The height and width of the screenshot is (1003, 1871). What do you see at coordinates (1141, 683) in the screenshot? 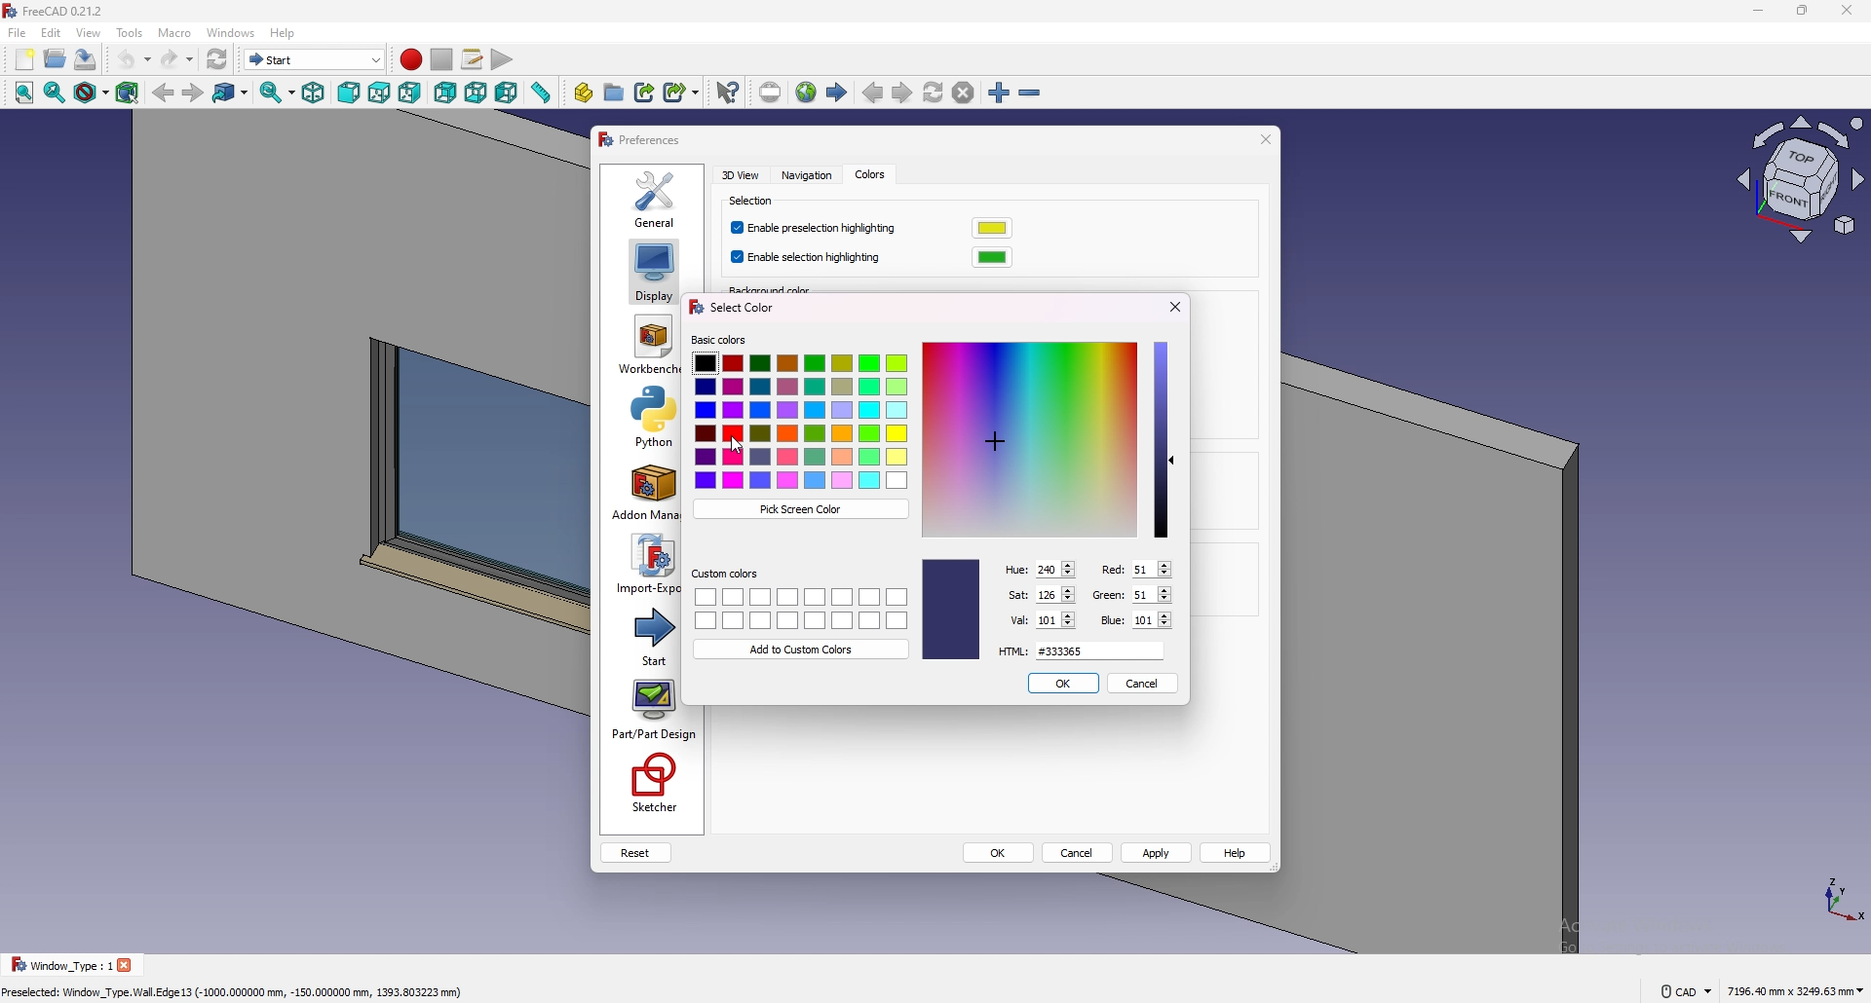
I see `Cancel` at bounding box center [1141, 683].